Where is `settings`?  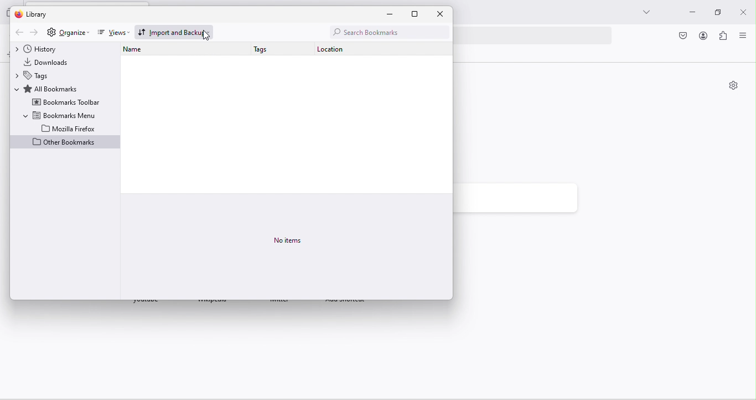
settings is located at coordinates (51, 33).